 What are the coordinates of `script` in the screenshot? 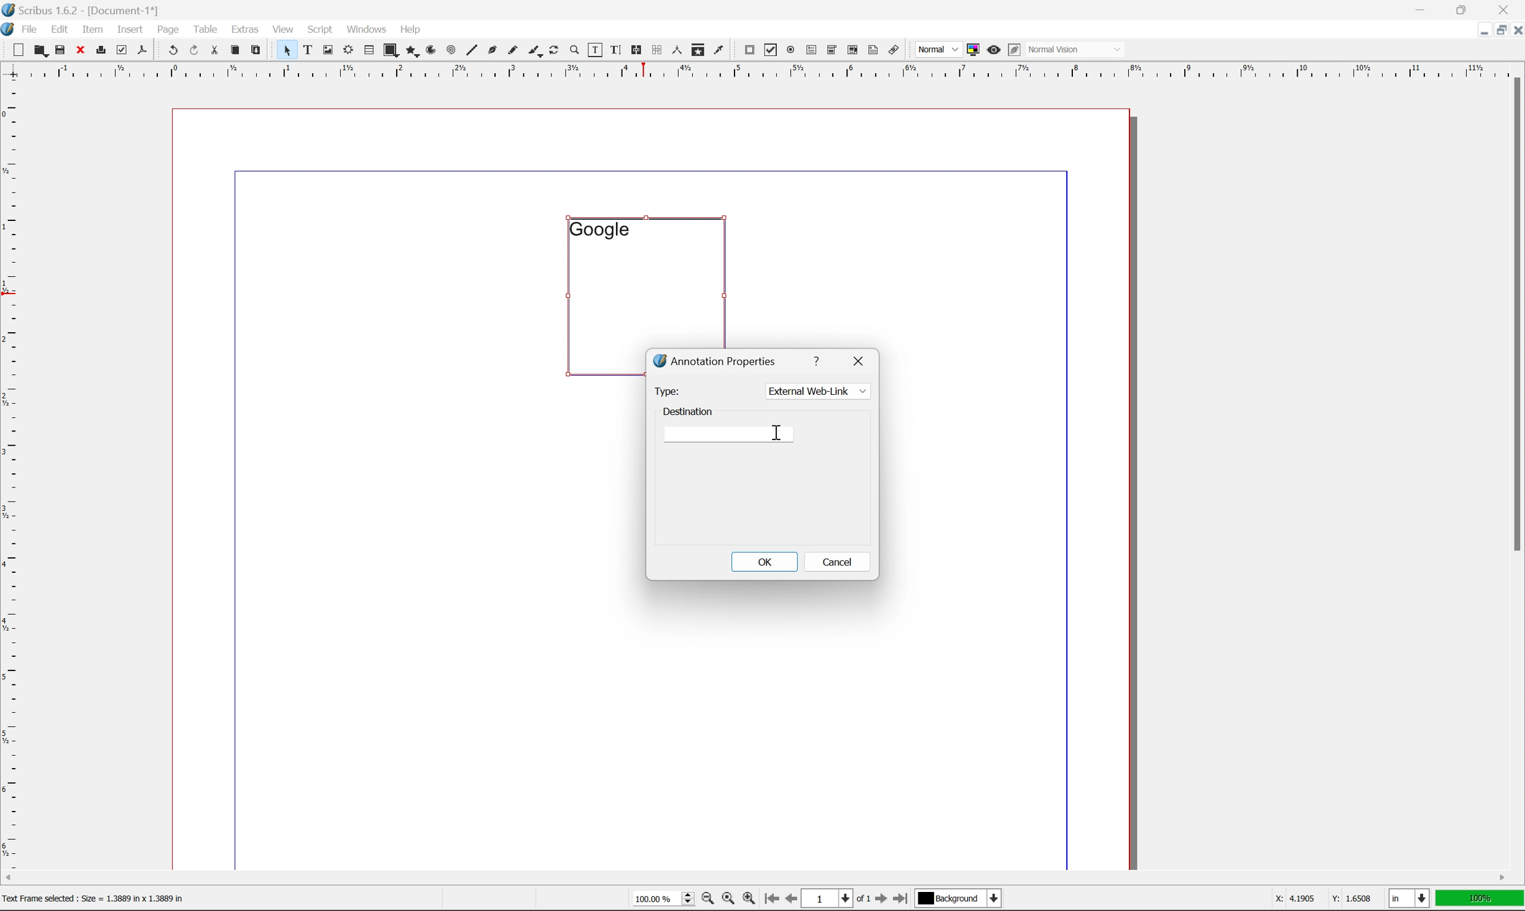 It's located at (320, 29).